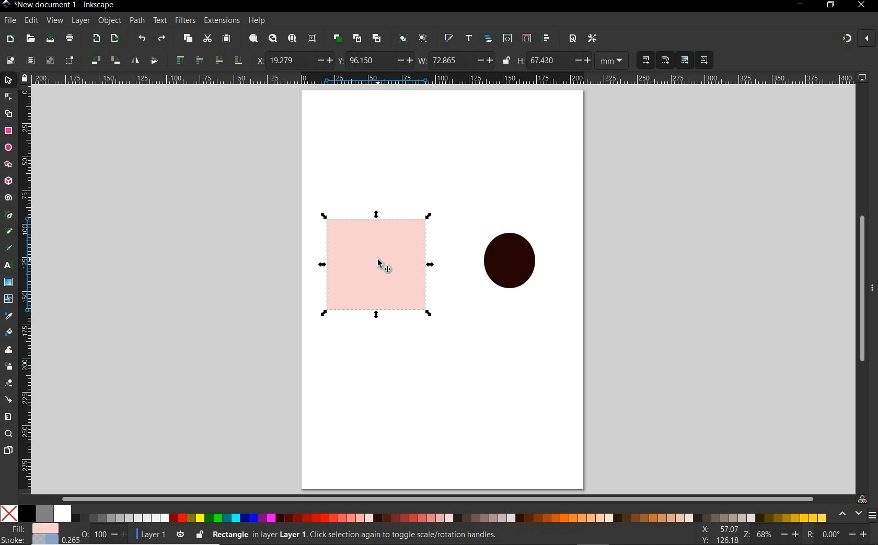 The image size is (878, 545). I want to click on close, so click(860, 5).